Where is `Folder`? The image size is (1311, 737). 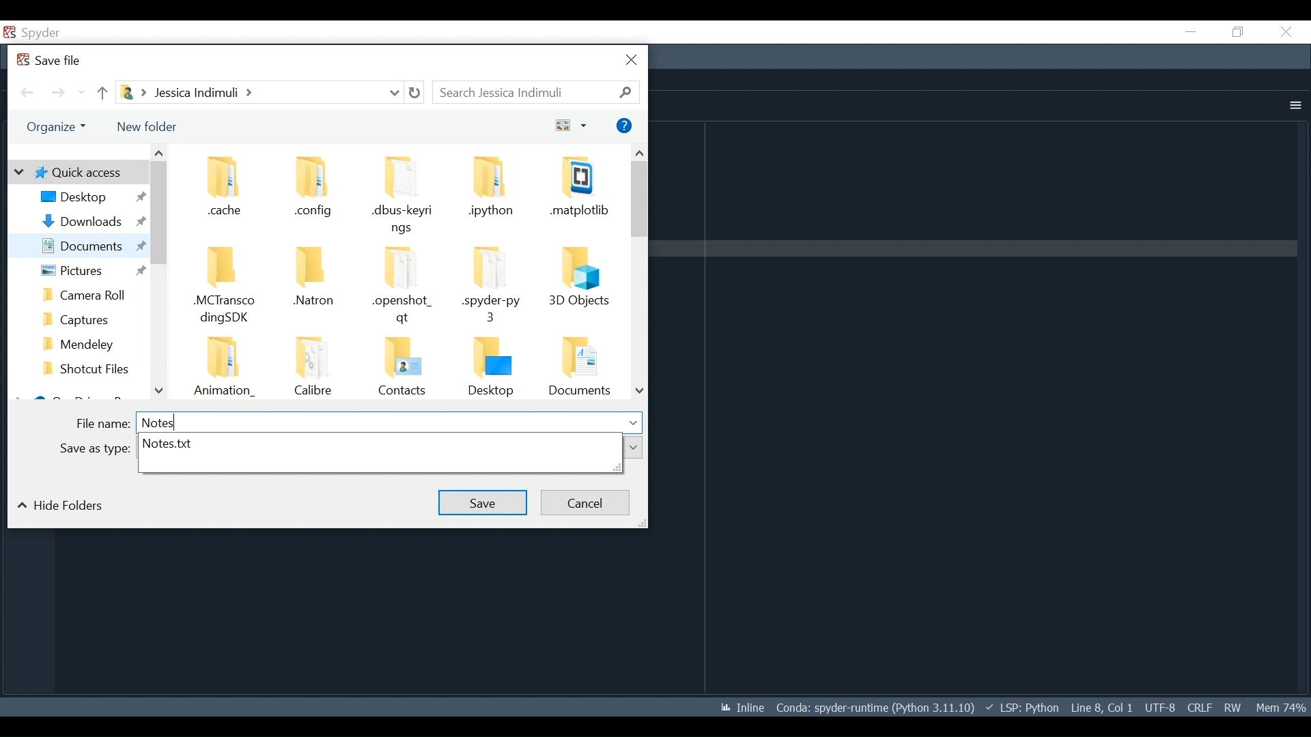 Folder is located at coordinates (227, 288).